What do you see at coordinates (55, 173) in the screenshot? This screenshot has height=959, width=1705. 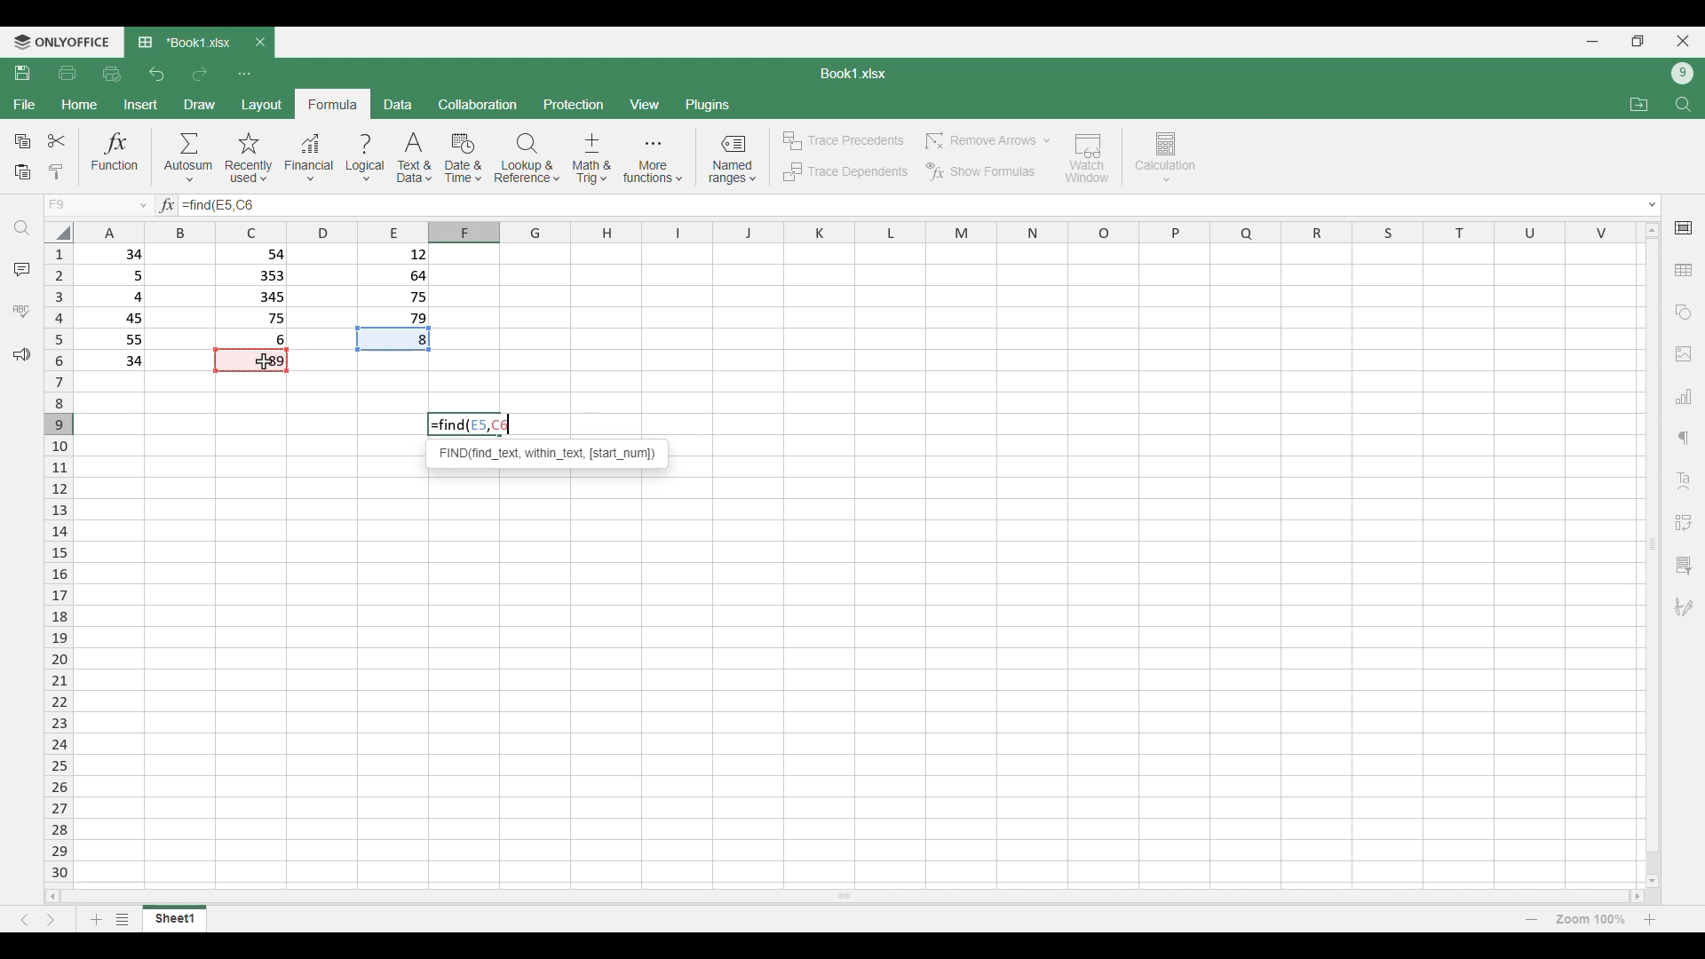 I see `Clone formatting` at bounding box center [55, 173].